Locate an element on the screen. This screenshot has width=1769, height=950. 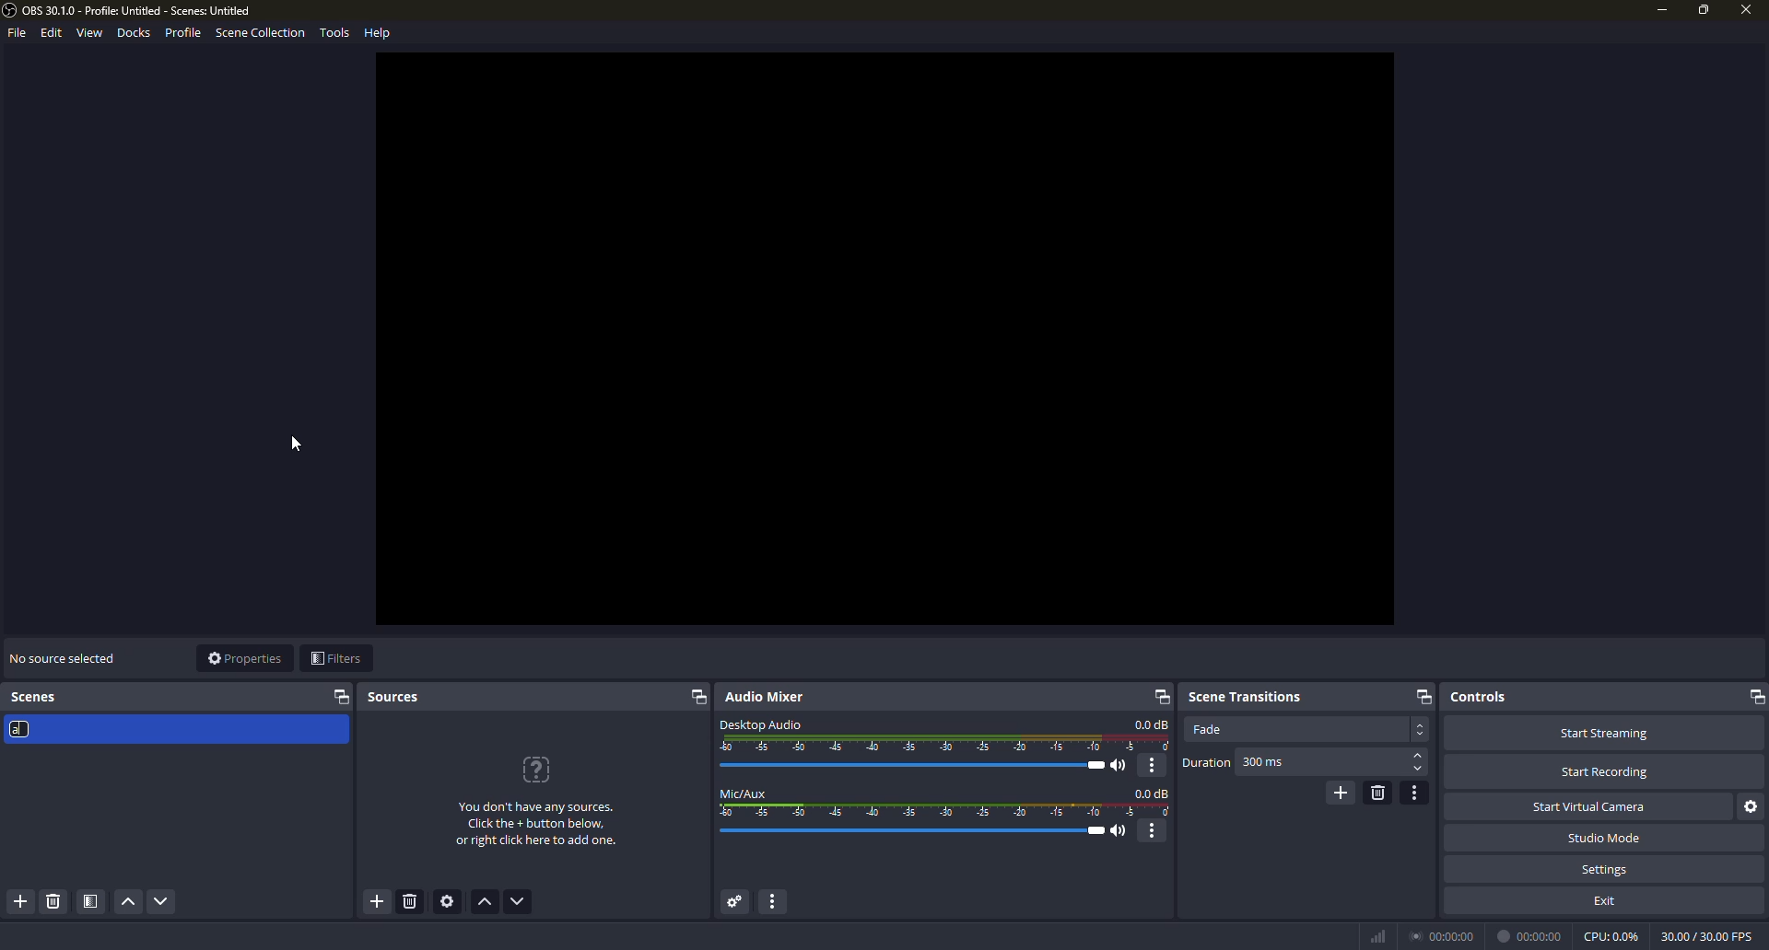
cursor is located at coordinates (294, 444).